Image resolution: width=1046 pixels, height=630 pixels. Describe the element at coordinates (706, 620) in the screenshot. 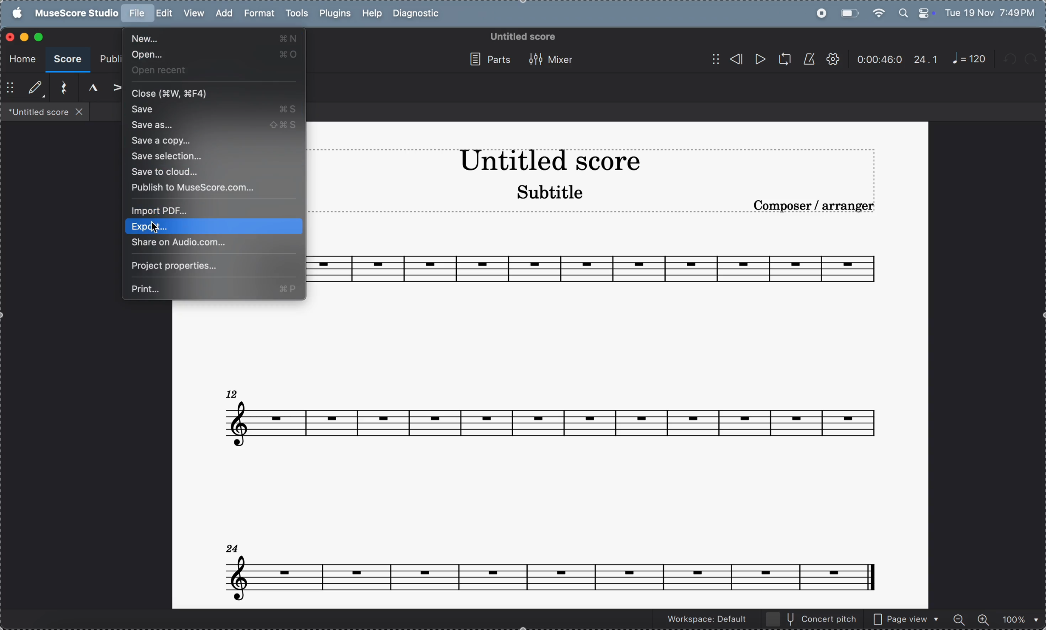

I see `Workspace default` at that location.